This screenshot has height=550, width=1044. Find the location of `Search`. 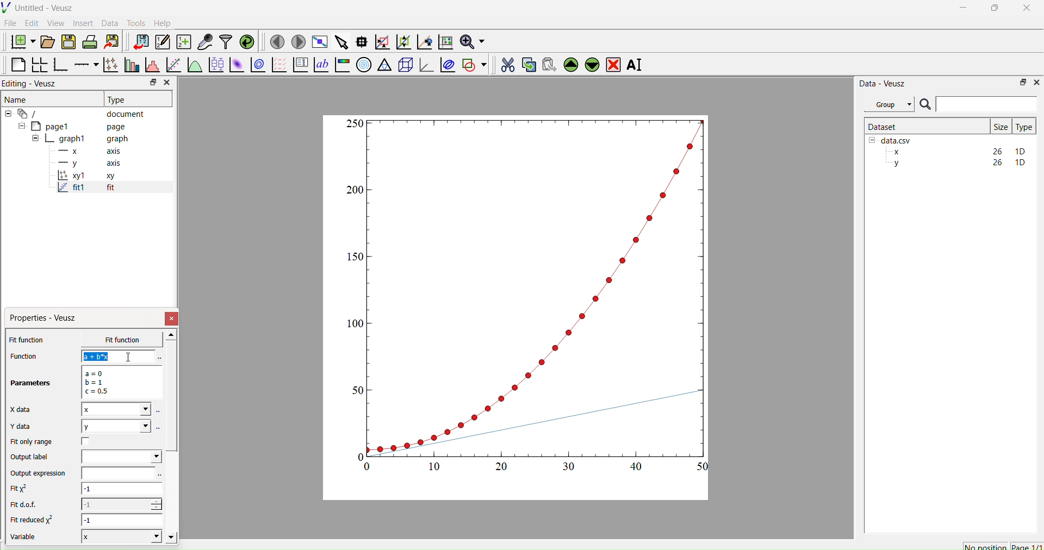

Search is located at coordinates (925, 105).